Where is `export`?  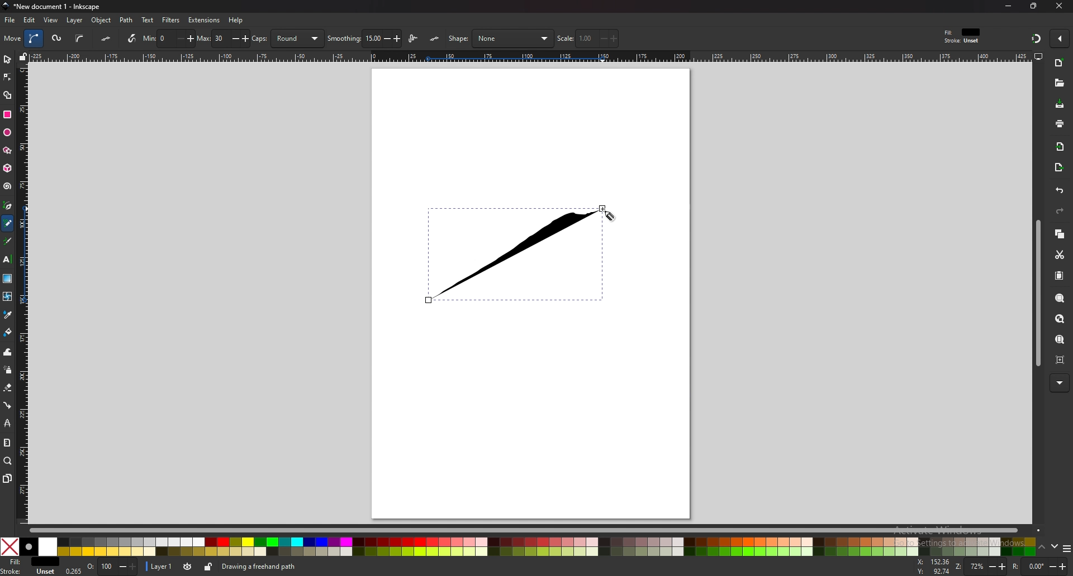
export is located at coordinates (1058, 169).